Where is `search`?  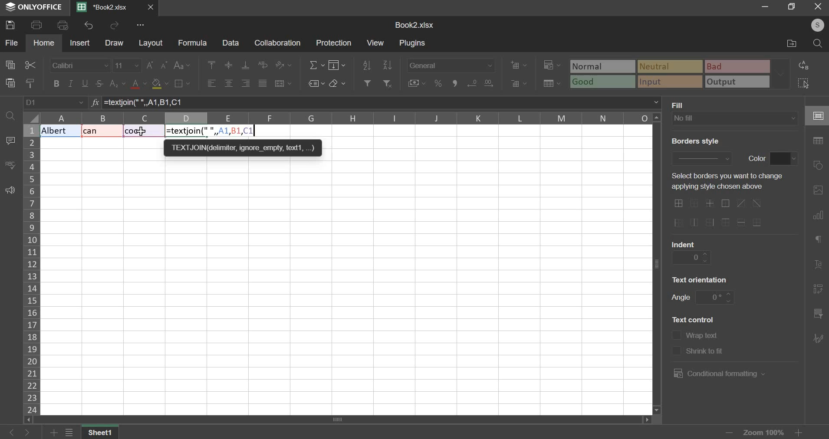 search is located at coordinates (819, 43).